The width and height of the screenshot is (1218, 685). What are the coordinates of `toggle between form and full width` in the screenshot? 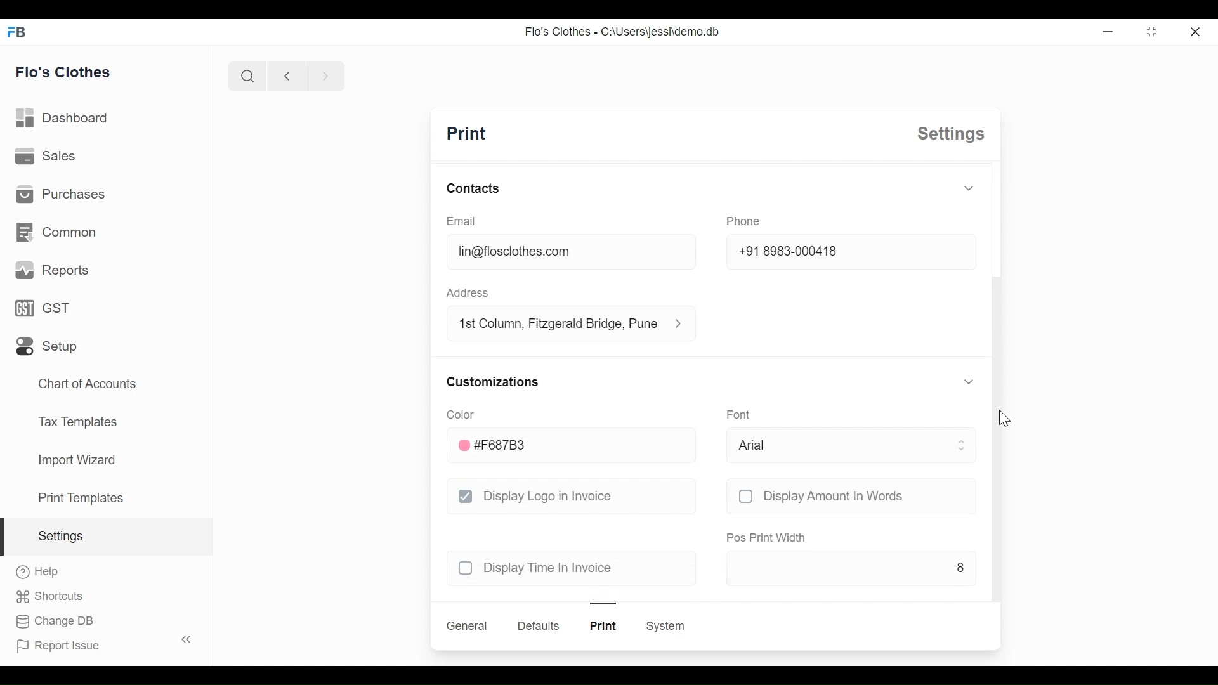 It's located at (1152, 32).